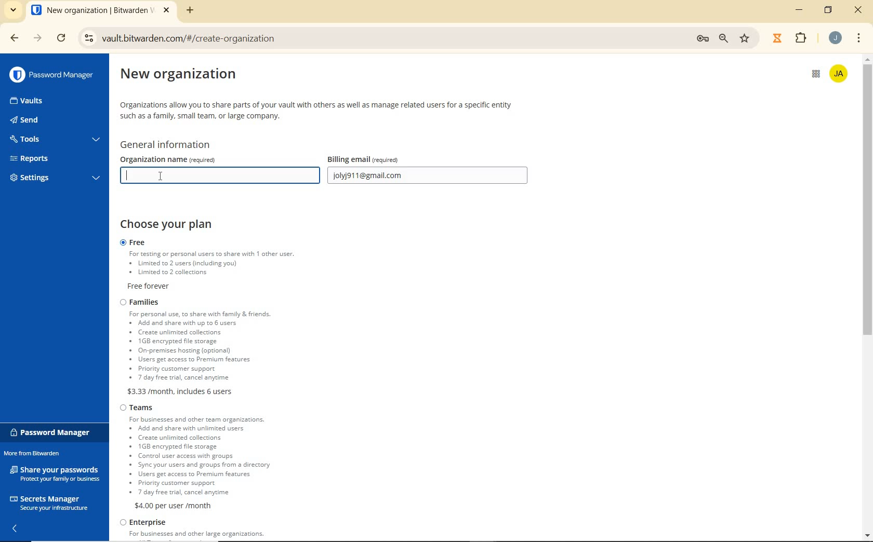  I want to click on restore down, so click(830, 10).